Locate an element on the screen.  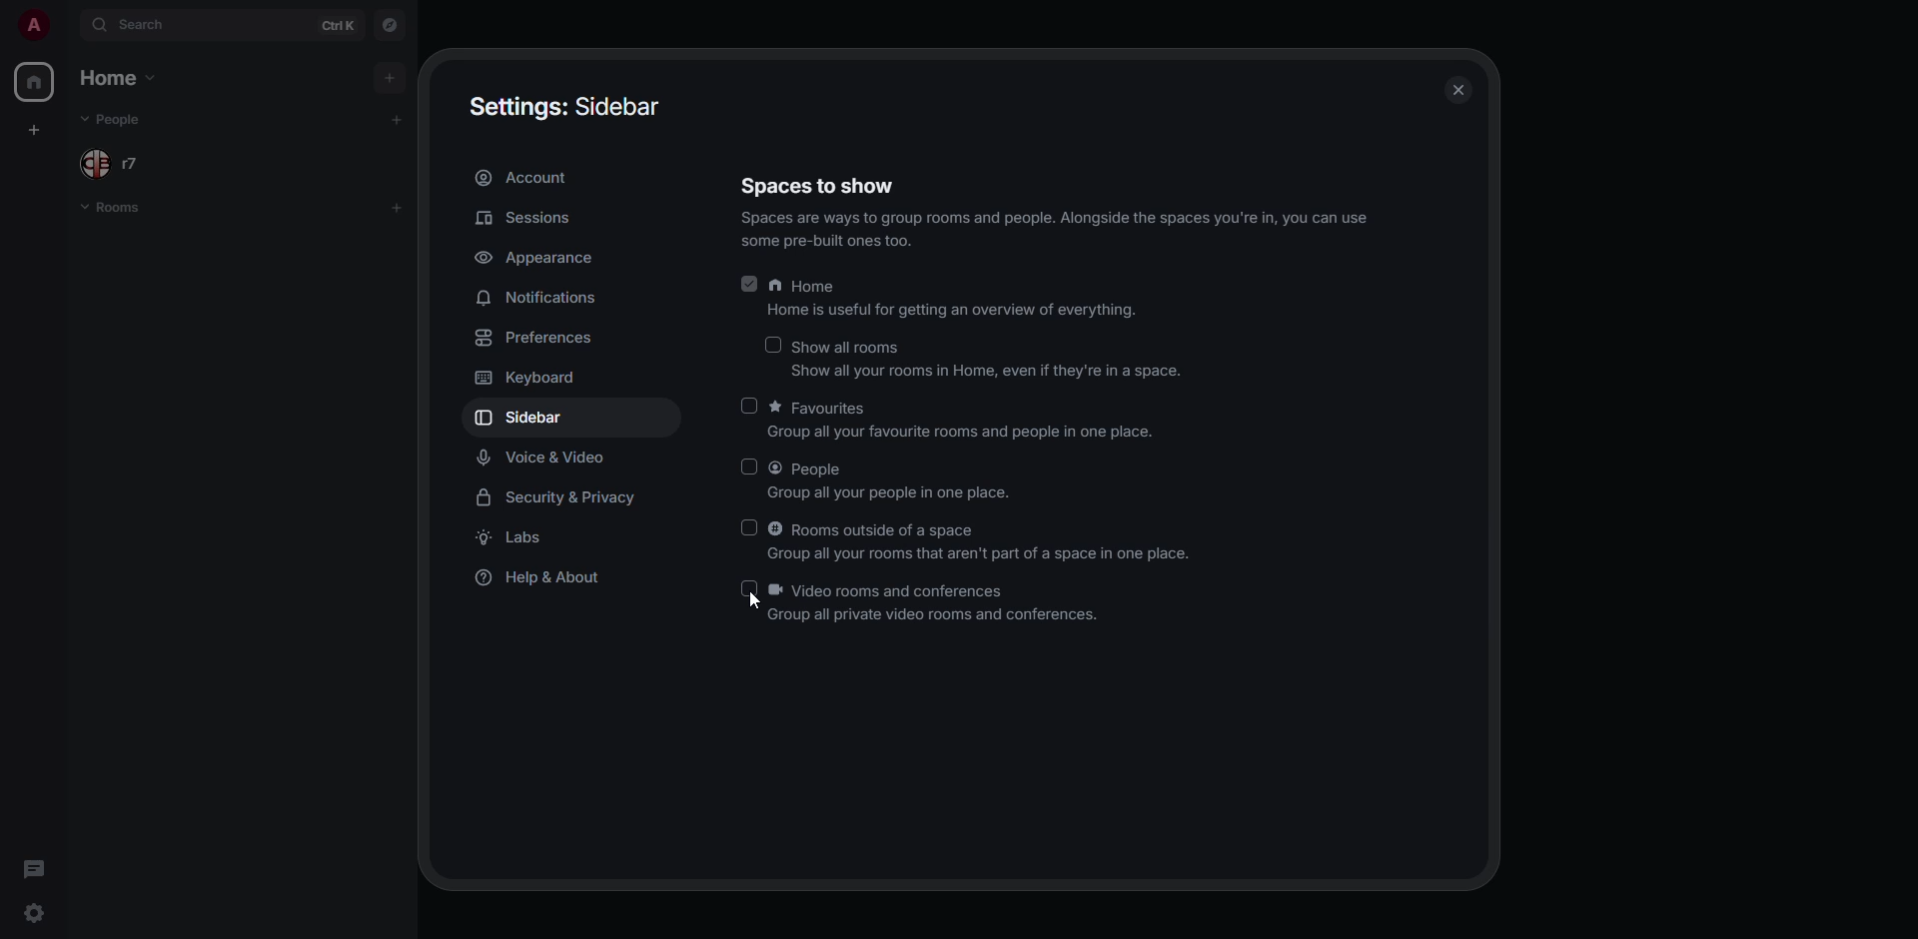
people is located at coordinates (121, 119).